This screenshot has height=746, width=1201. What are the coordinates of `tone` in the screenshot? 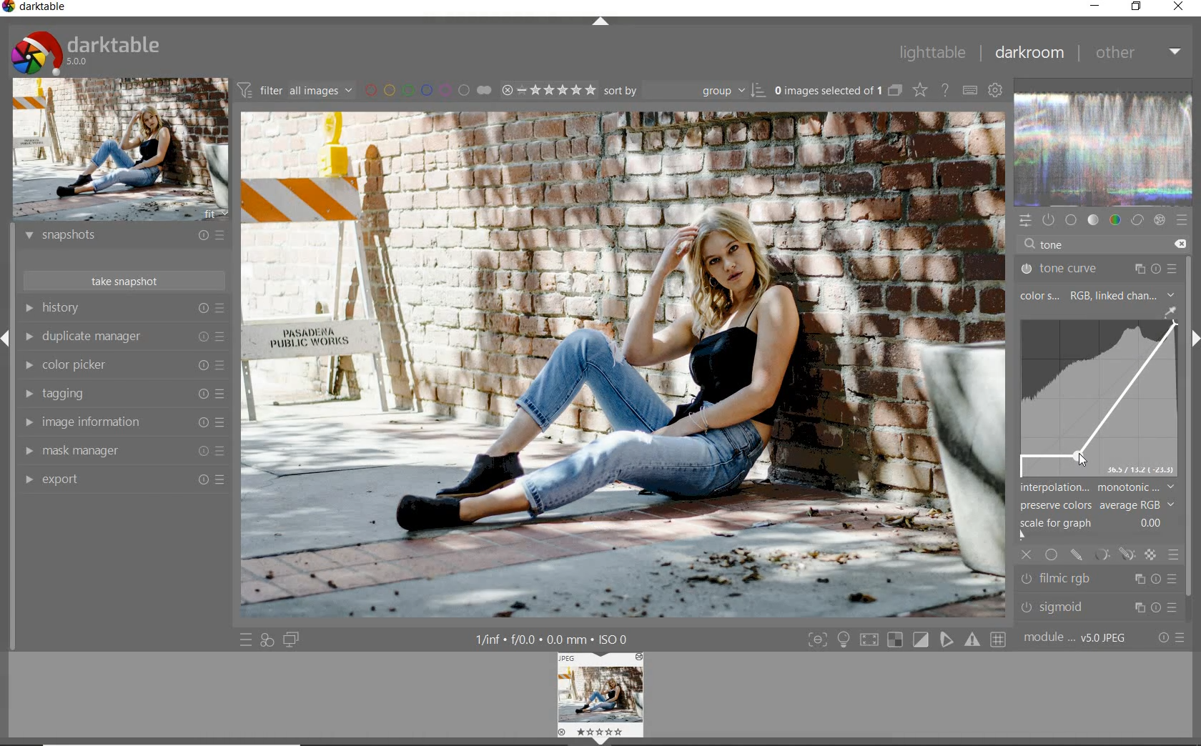 It's located at (1094, 221).